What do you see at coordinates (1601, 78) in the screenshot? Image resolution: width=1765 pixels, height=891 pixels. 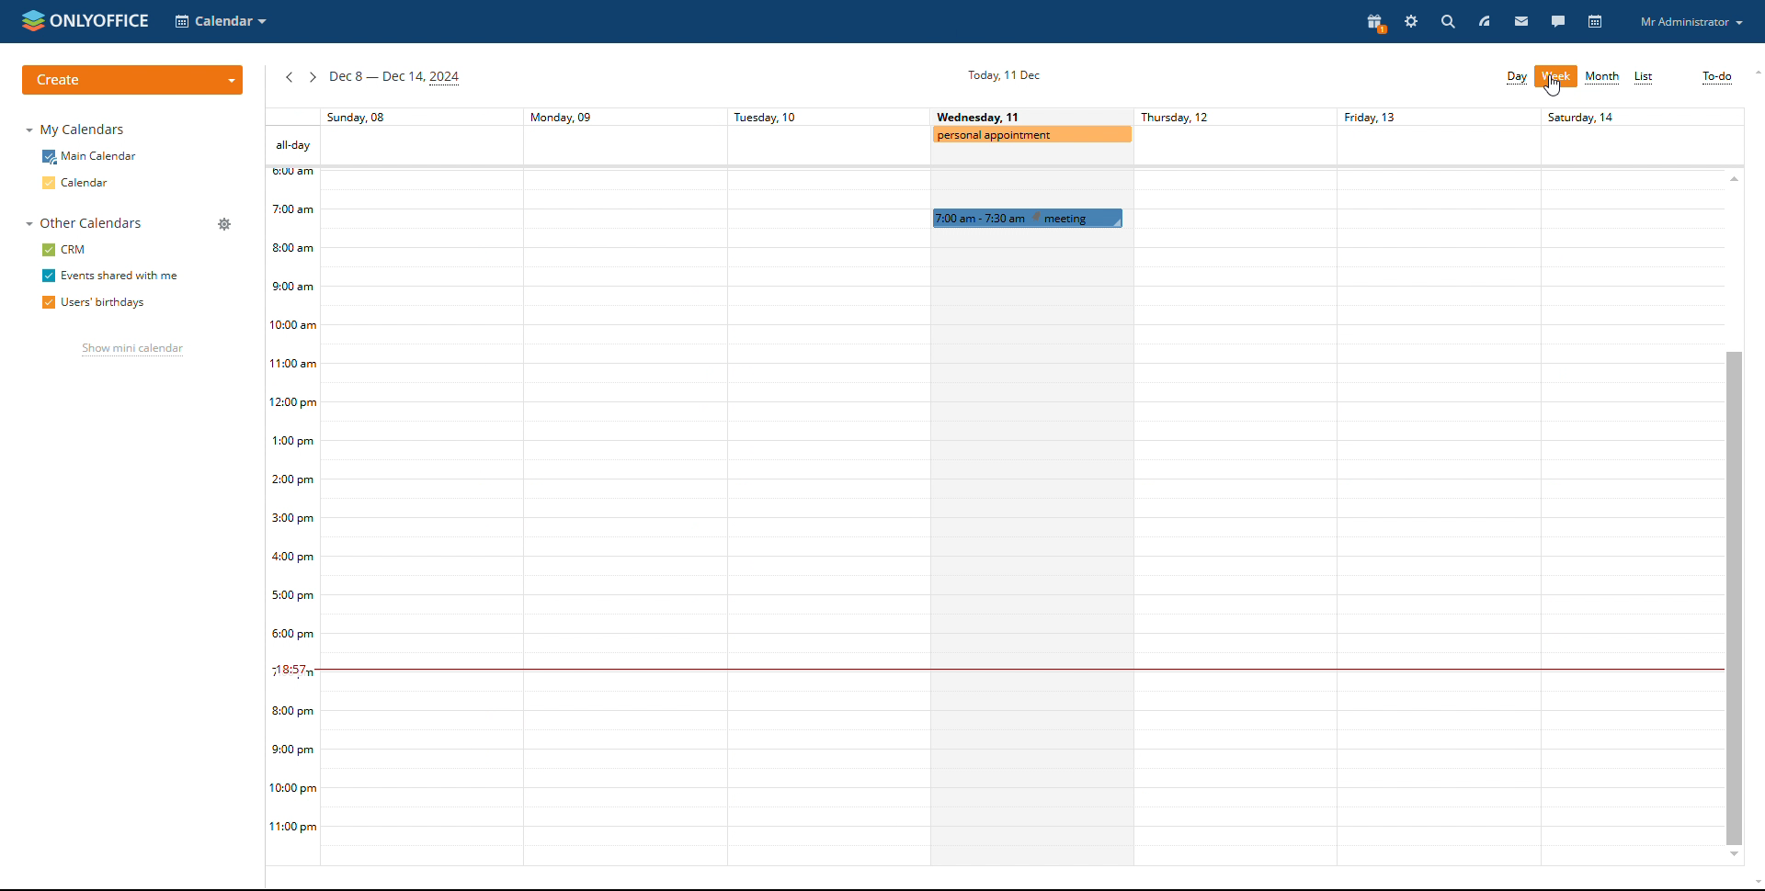 I see `month view` at bounding box center [1601, 78].